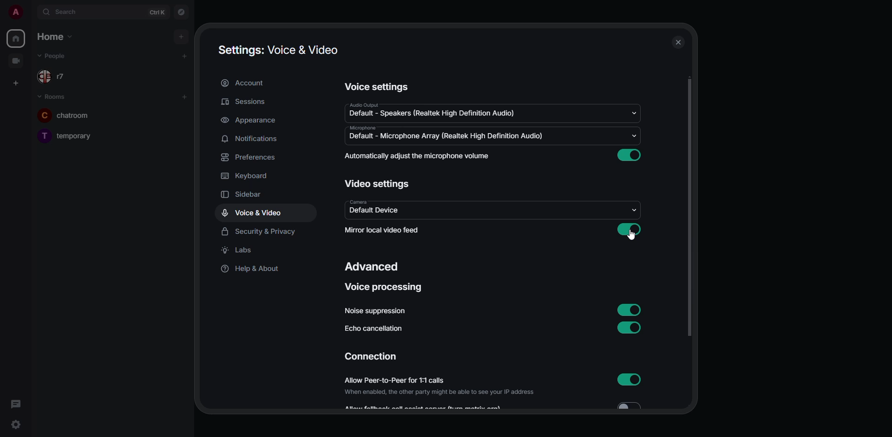  Describe the element at coordinates (157, 12) in the screenshot. I see `ctrl K` at that location.